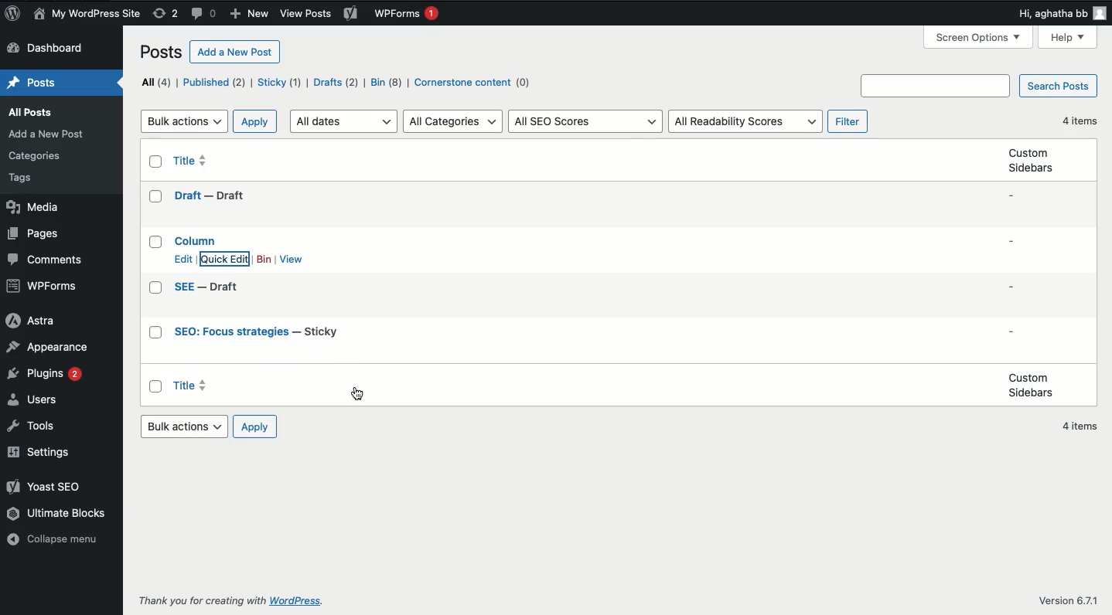 Image resolution: width=1112 pixels, height=615 pixels. I want to click on Dashboard, so click(54, 49).